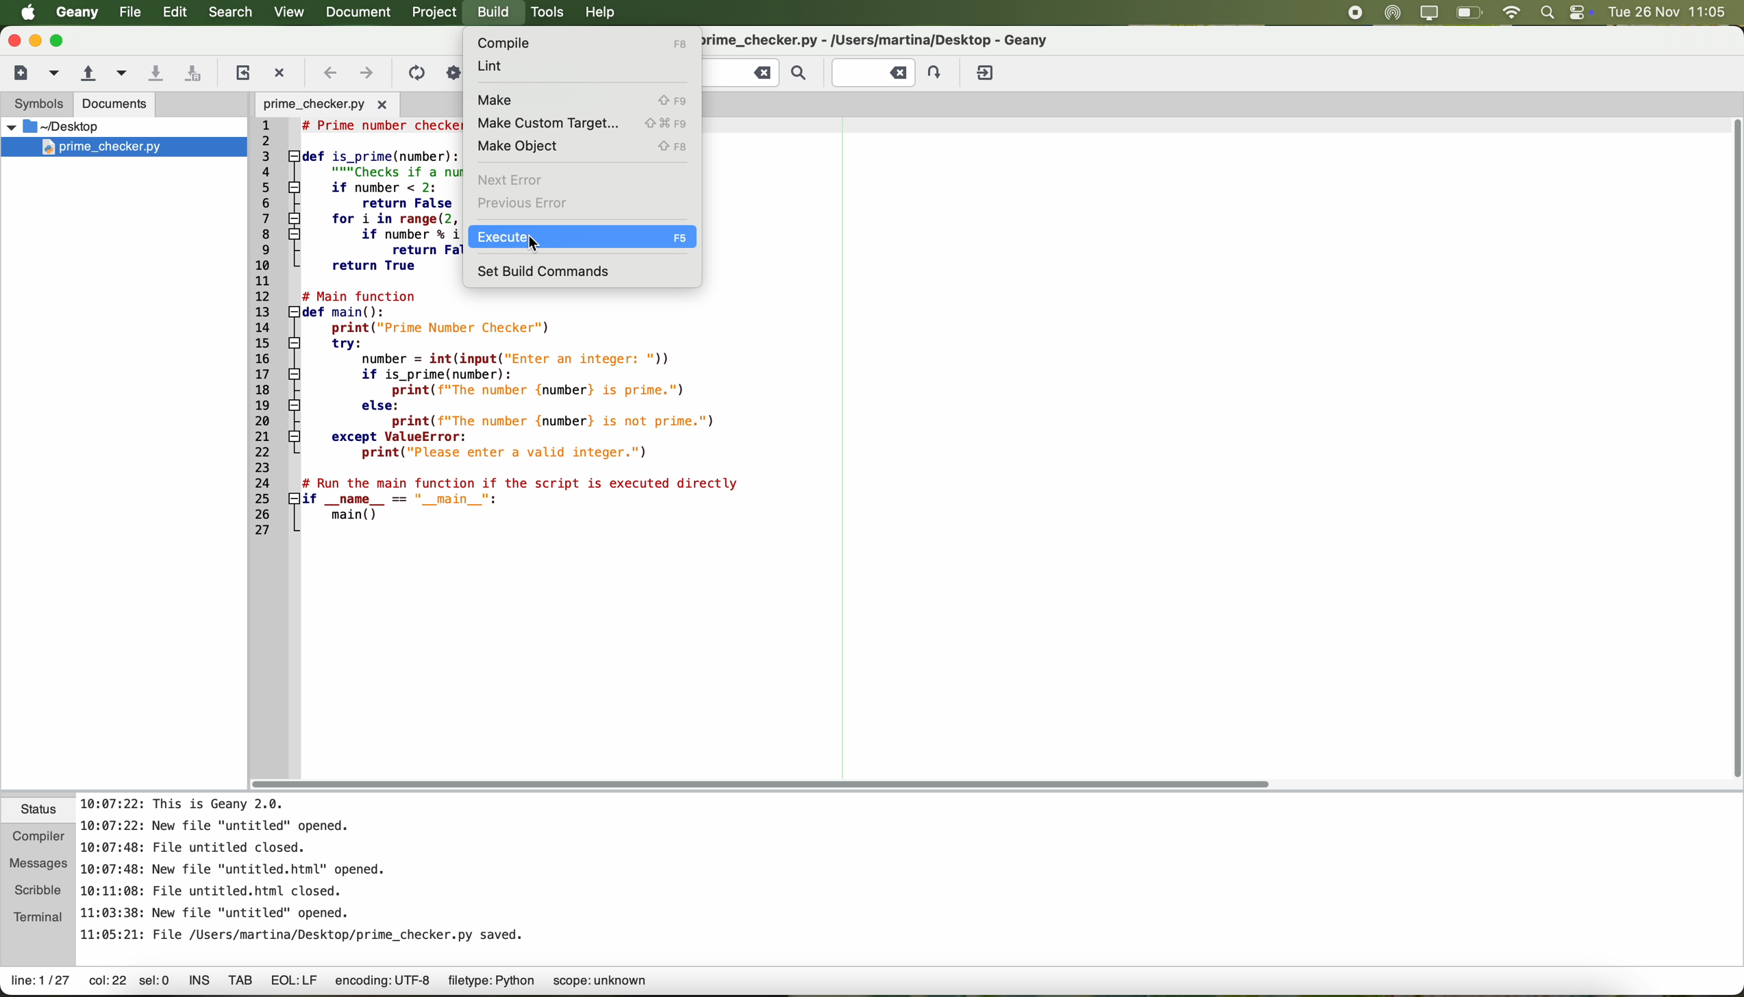  Describe the element at coordinates (580, 238) in the screenshot. I see `click on execute` at that location.